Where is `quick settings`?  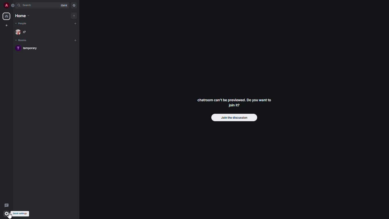 quick settings is located at coordinates (7, 213).